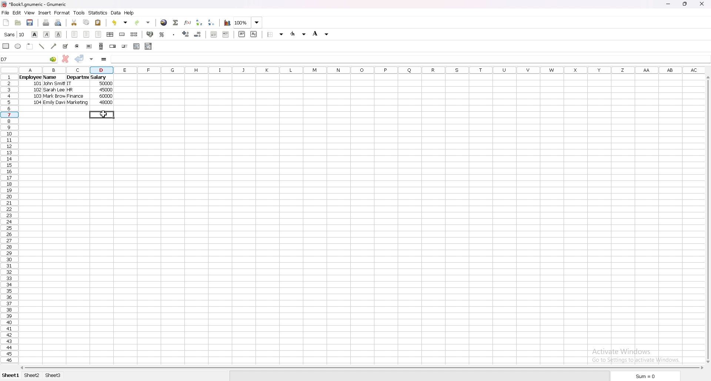  Describe the element at coordinates (248, 23) in the screenshot. I see `100%` at that location.